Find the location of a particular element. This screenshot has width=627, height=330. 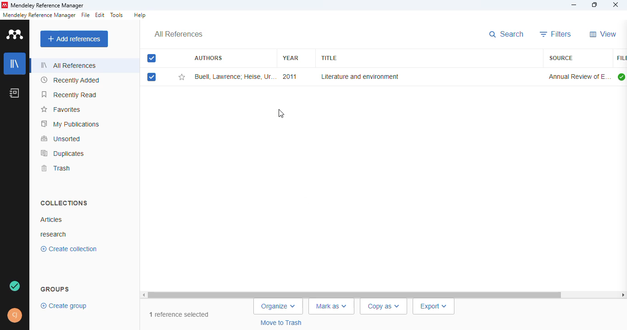

all references is located at coordinates (178, 34).